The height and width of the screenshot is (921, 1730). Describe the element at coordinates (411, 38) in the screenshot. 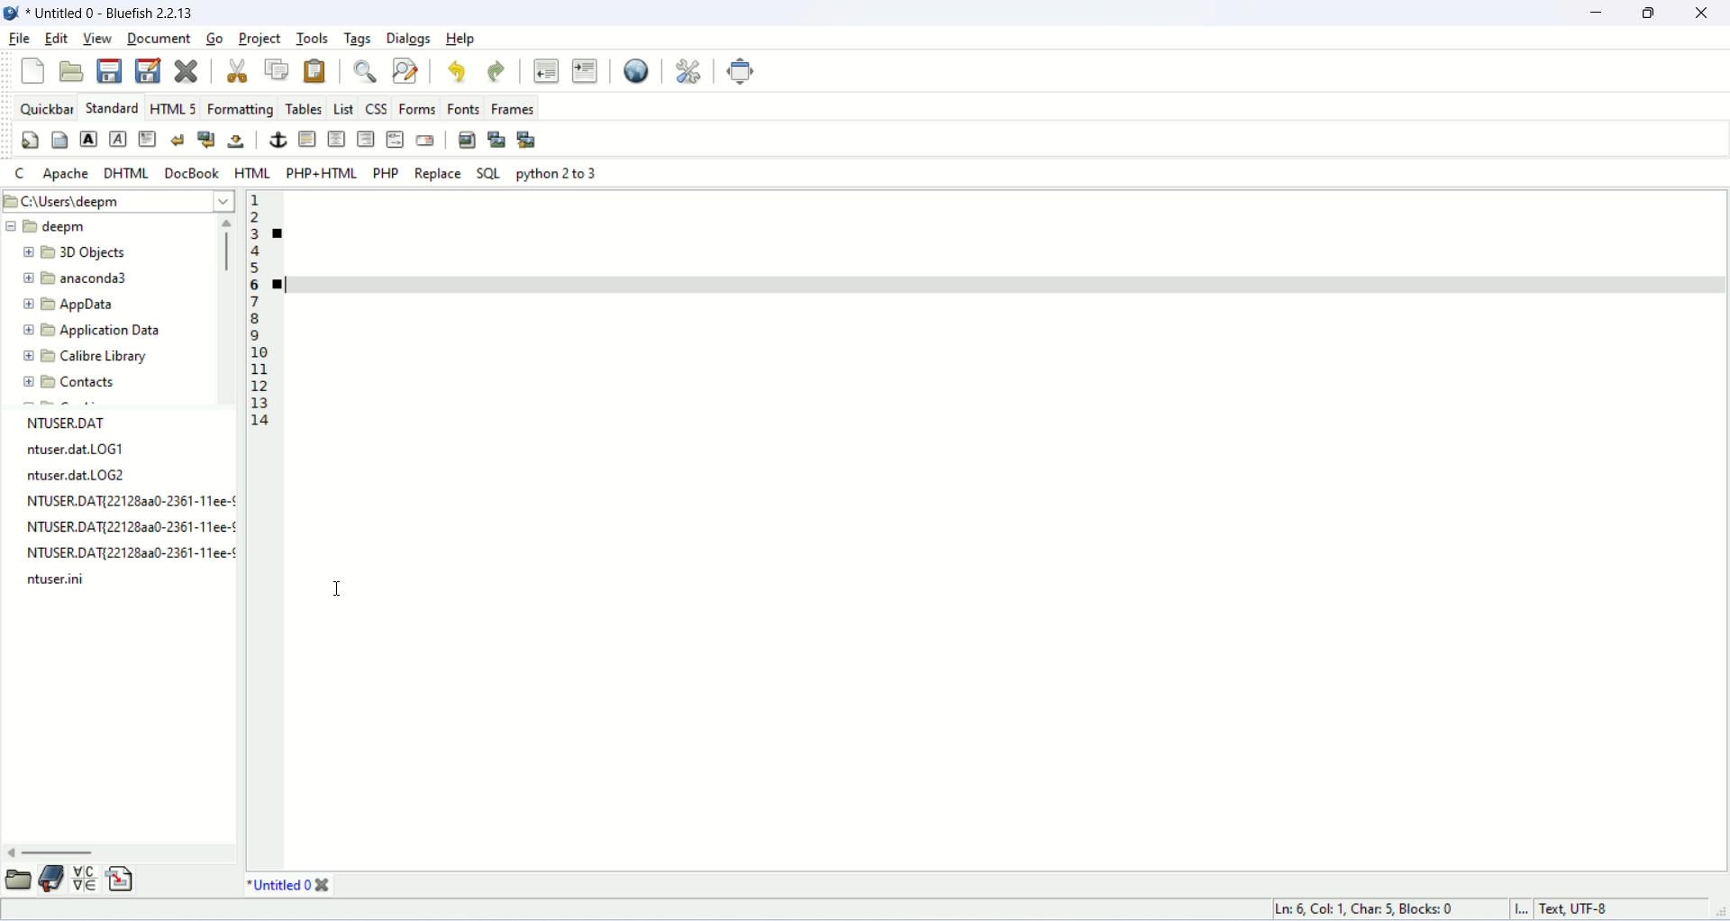

I see `dialogs` at that location.